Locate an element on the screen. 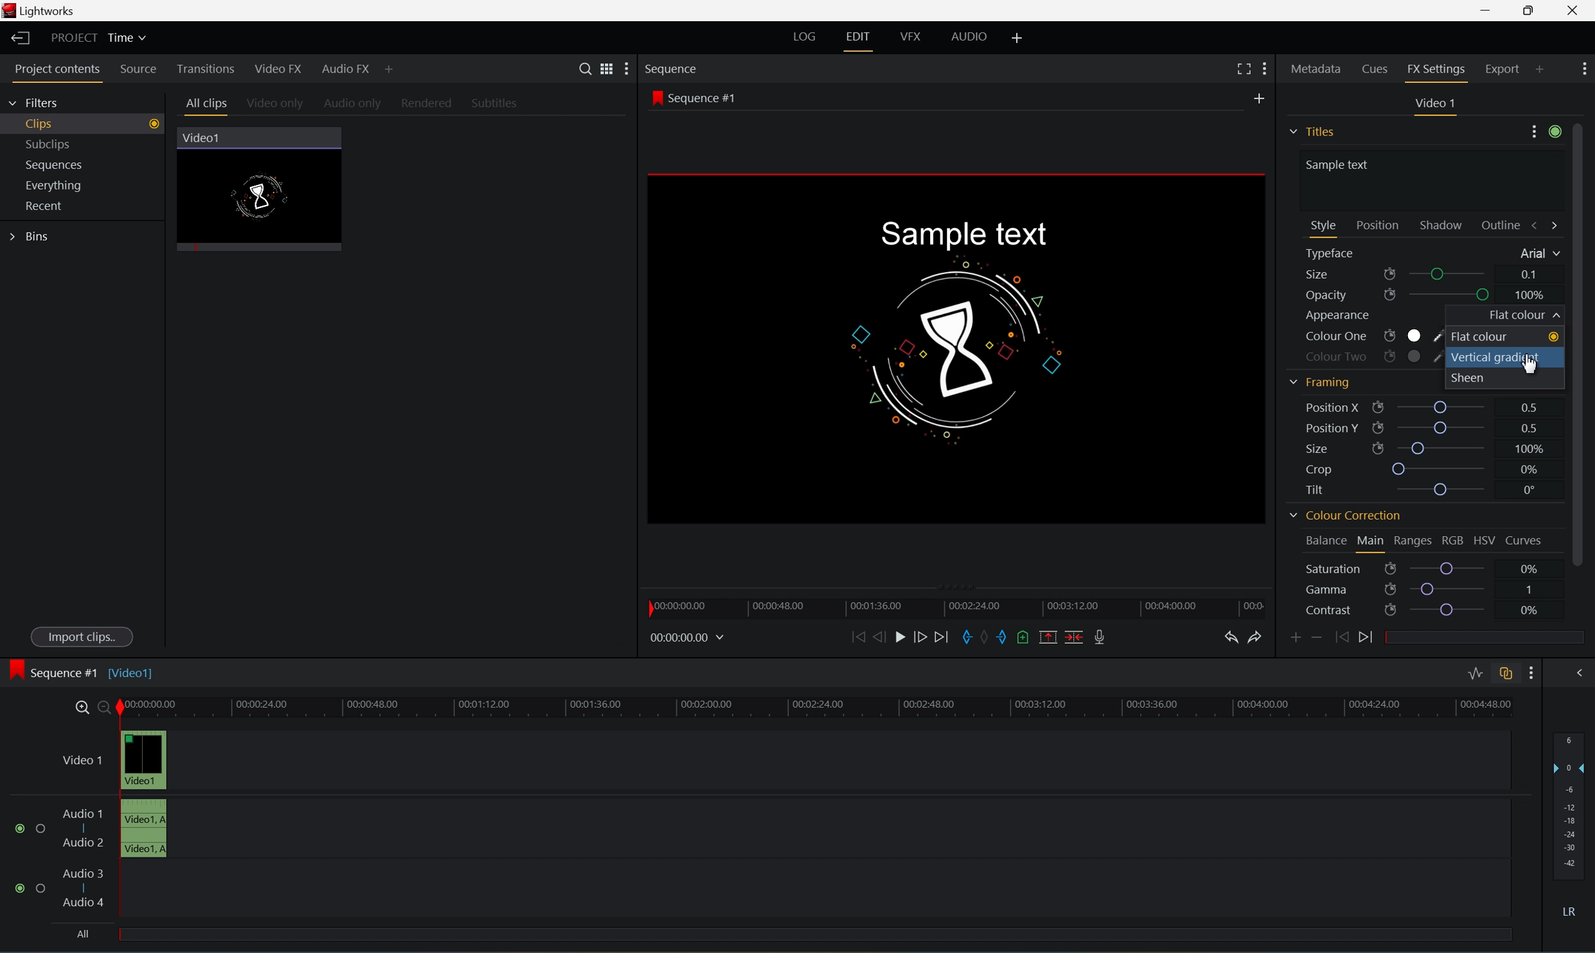 The width and height of the screenshot is (1595, 953). vfx is located at coordinates (910, 36).